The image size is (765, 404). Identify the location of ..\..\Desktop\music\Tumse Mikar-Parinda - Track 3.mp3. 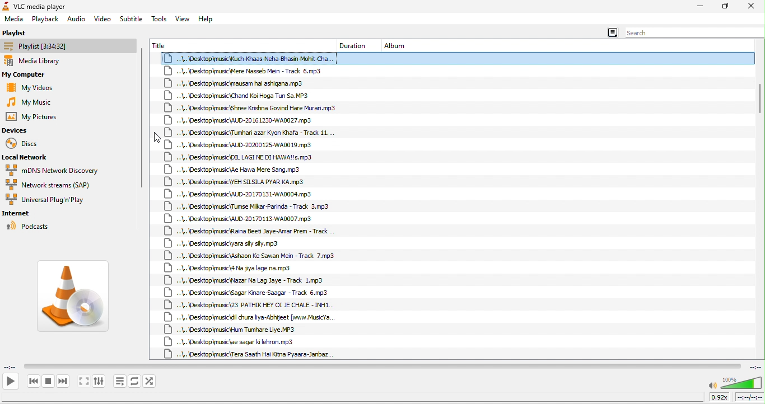
(250, 206).